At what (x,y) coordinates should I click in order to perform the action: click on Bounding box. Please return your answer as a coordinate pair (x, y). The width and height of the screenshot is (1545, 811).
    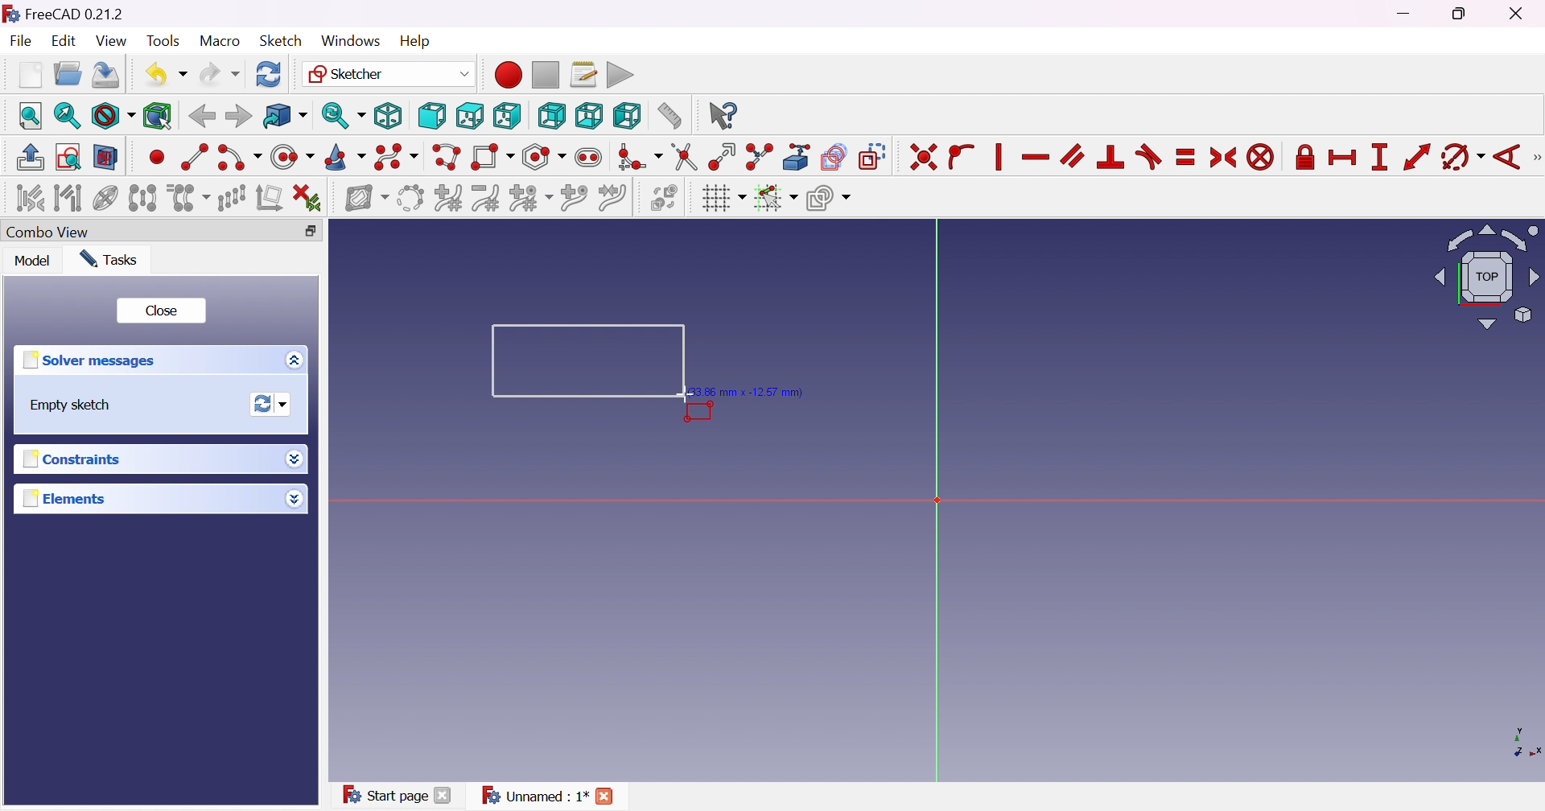
    Looking at the image, I should click on (159, 117).